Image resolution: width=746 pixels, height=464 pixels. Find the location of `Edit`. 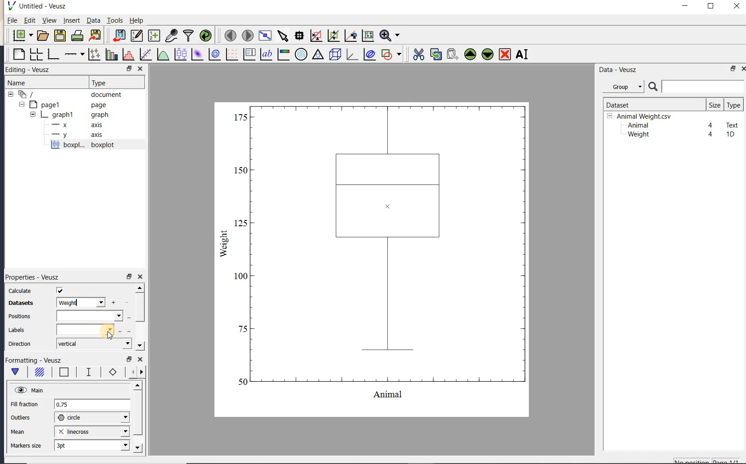

Edit is located at coordinates (28, 21).